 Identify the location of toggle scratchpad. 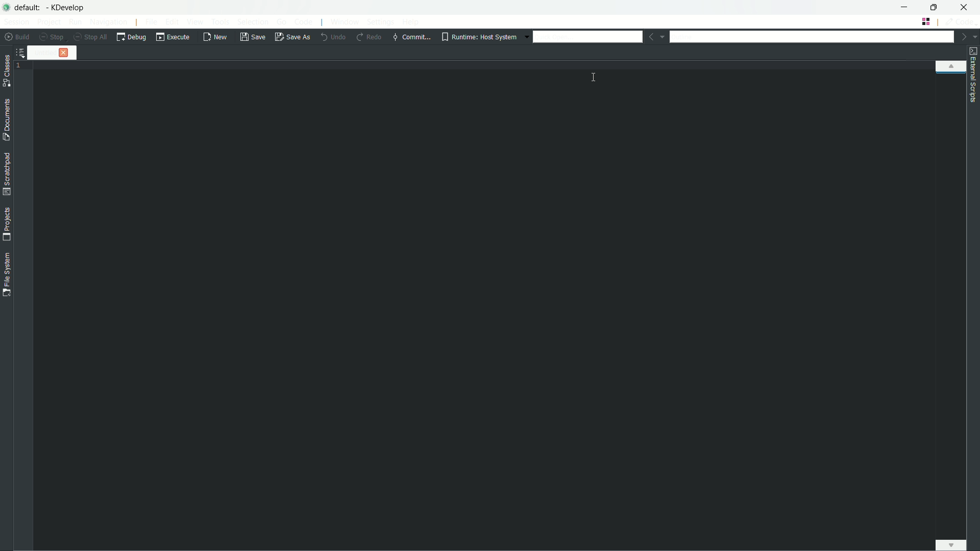
(7, 175).